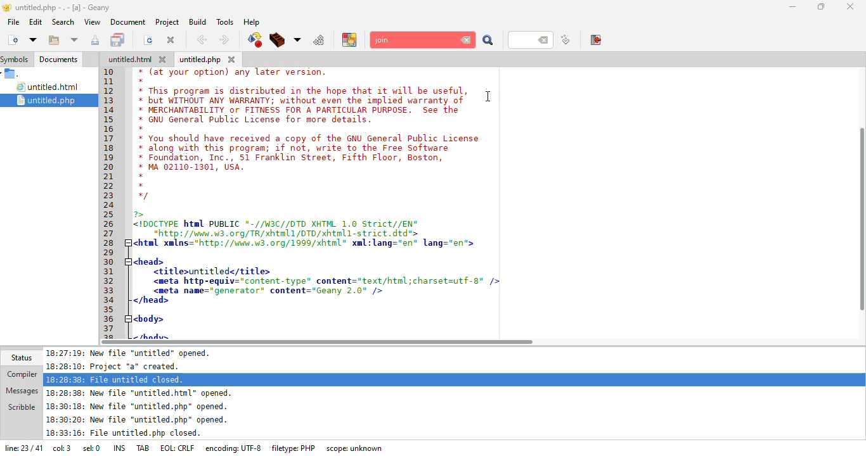 The height and width of the screenshot is (456, 866). What do you see at coordinates (54, 100) in the screenshot?
I see `untitled.php` at bounding box center [54, 100].